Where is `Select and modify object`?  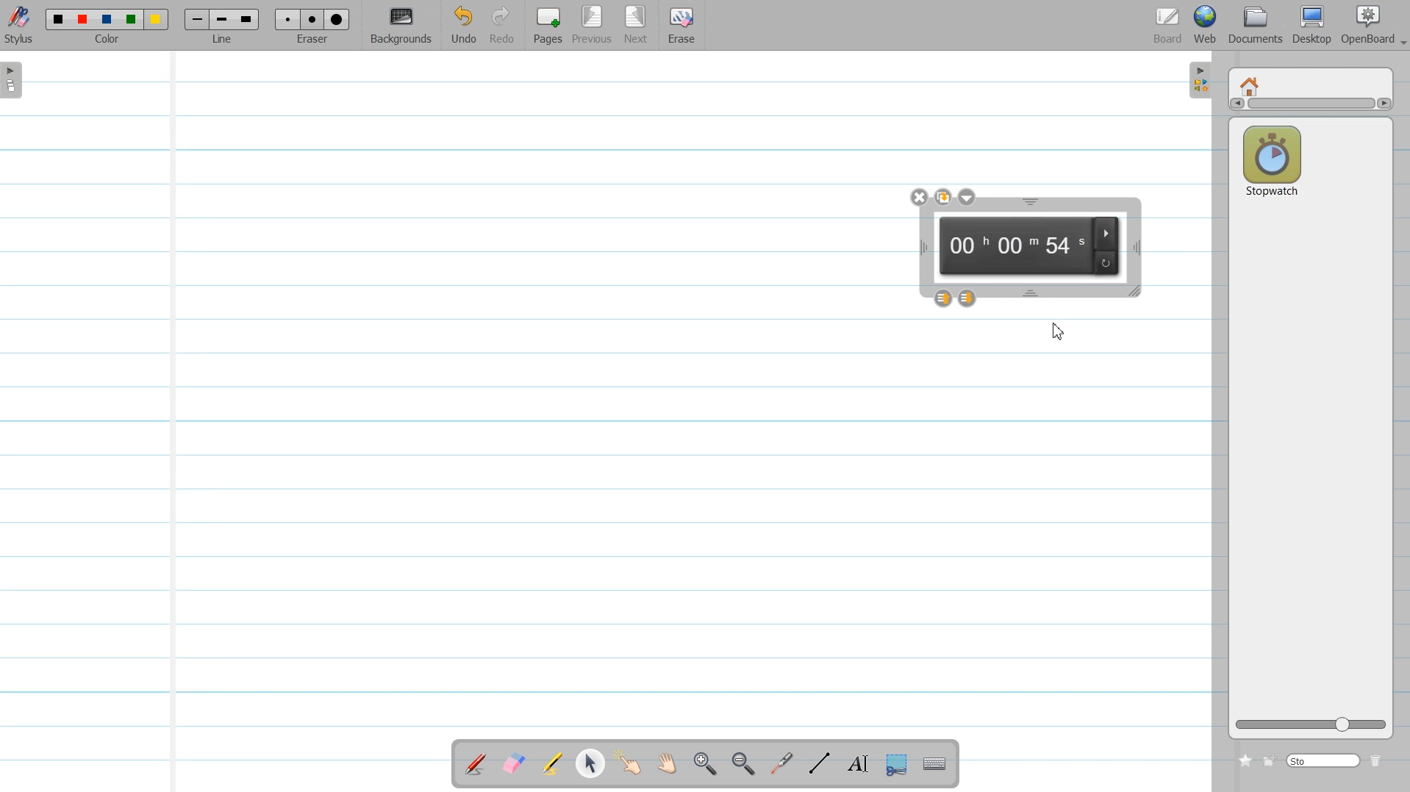
Select and modify object is located at coordinates (590, 763).